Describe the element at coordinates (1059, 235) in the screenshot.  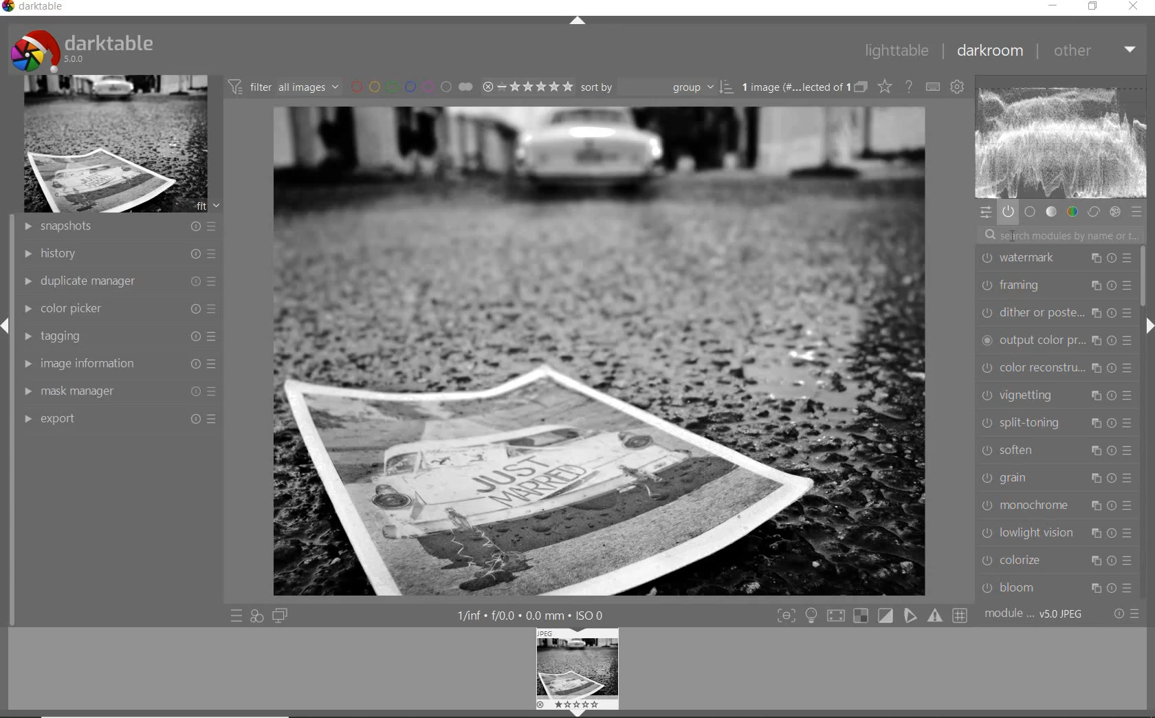
I see `search module` at that location.